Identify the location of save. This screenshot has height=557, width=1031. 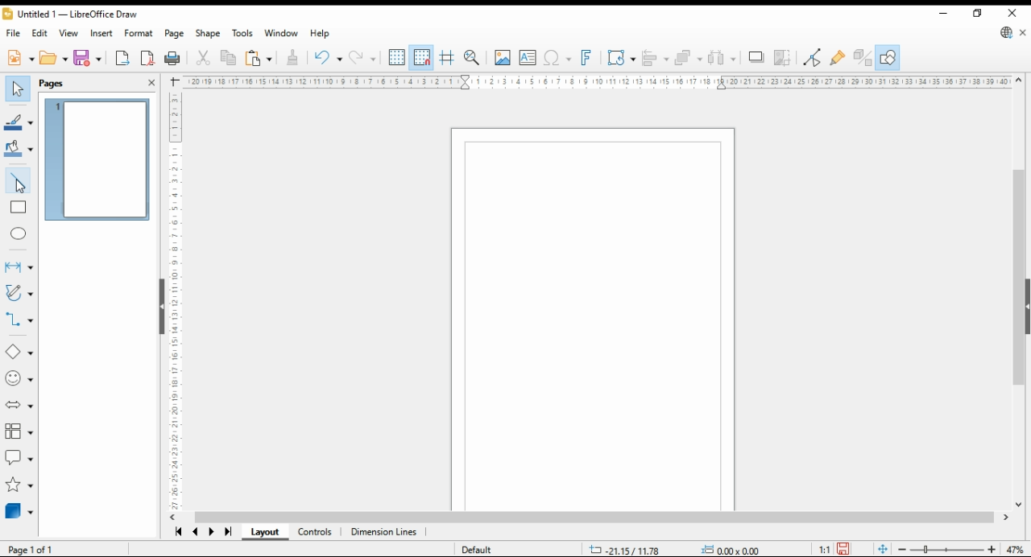
(843, 549).